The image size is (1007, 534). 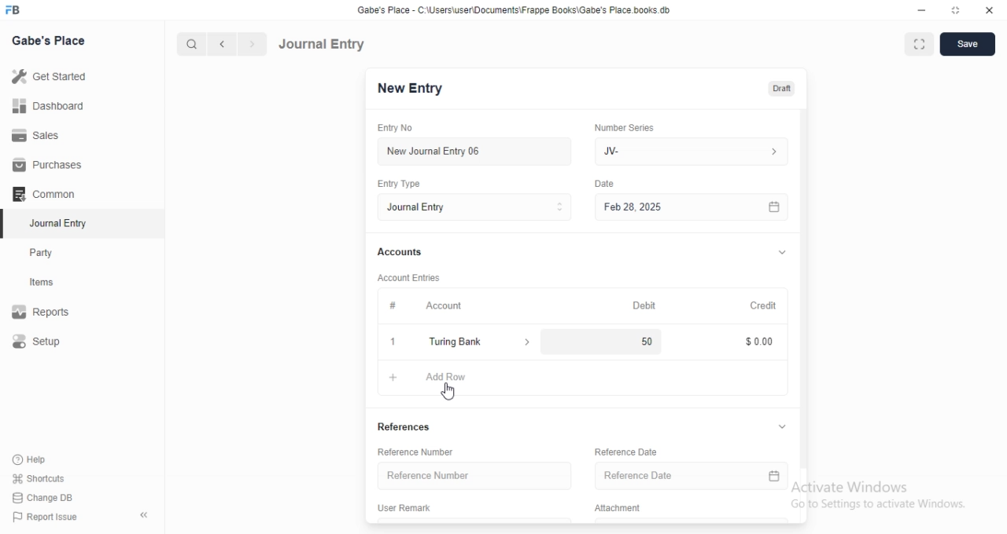 I want to click on Feb 28, 2025, so click(x=677, y=207).